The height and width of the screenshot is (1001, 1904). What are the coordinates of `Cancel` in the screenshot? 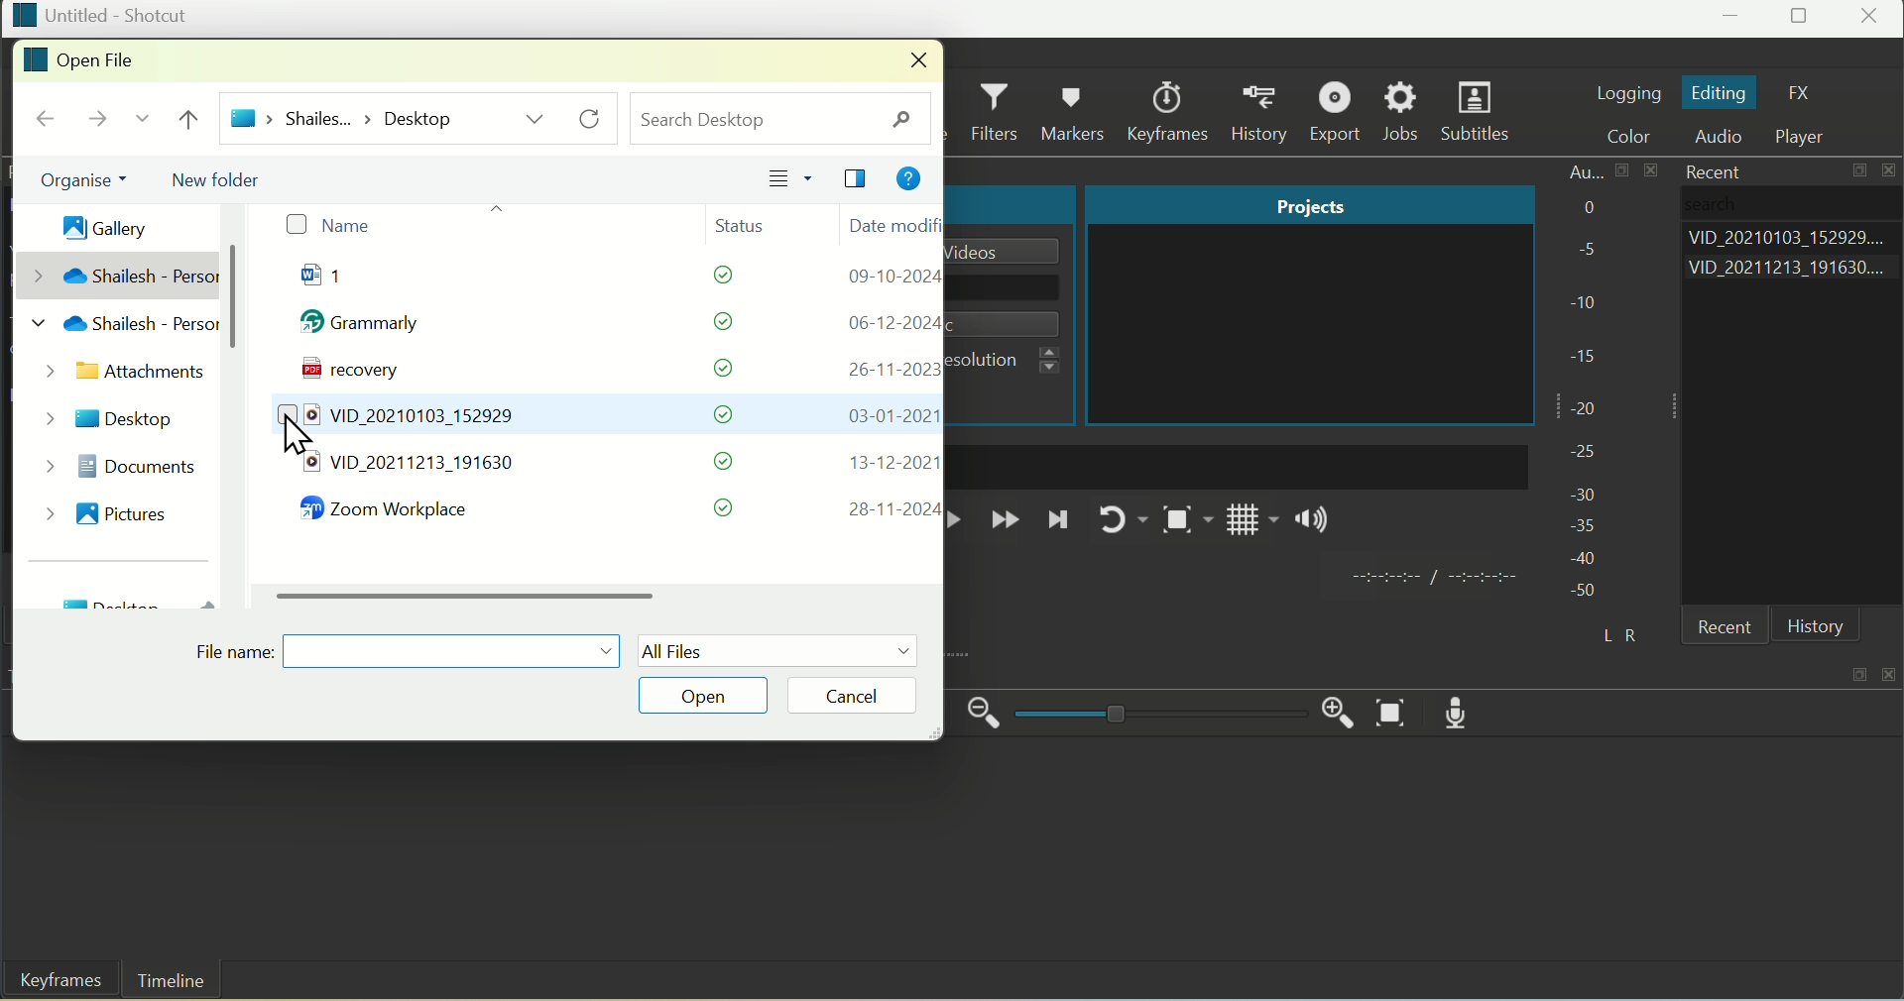 It's located at (868, 695).